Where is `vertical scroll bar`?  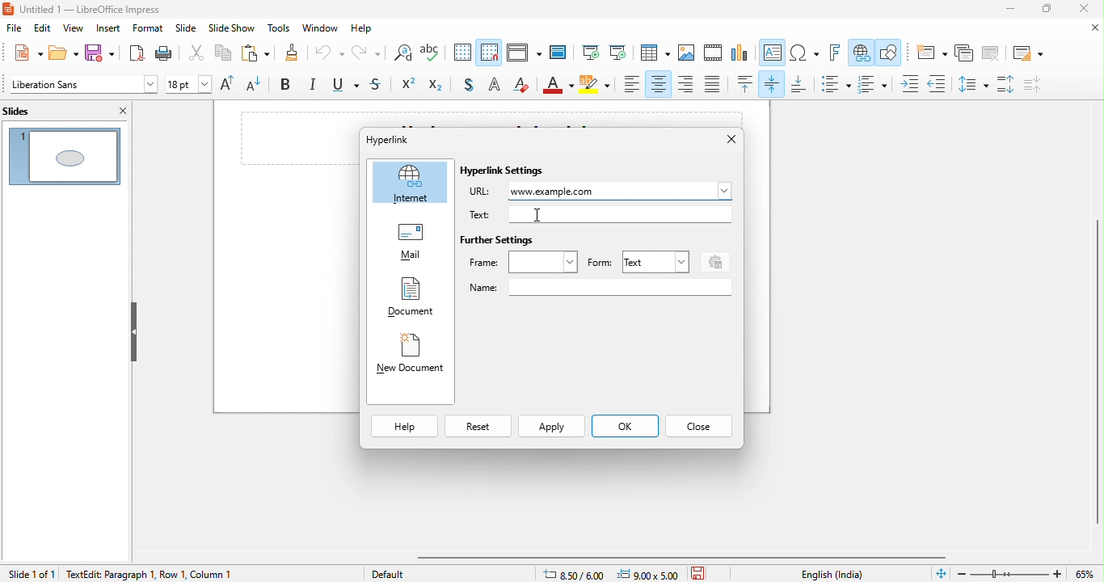
vertical scroll bar is located at coordinates (1095, 362).